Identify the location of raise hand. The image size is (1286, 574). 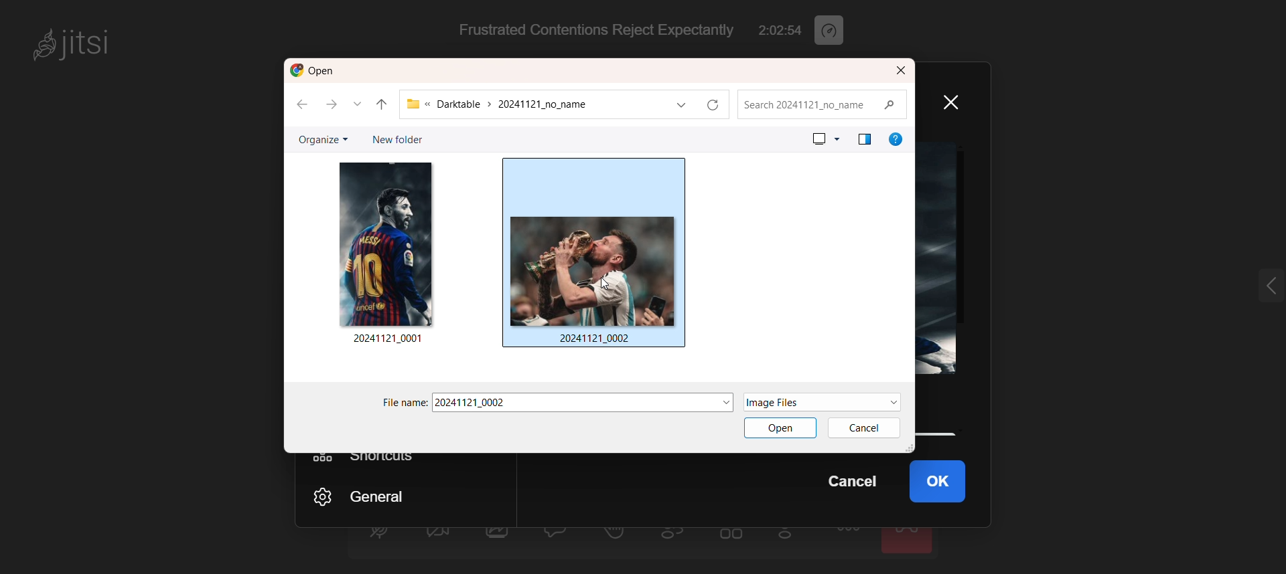
(615, 537).